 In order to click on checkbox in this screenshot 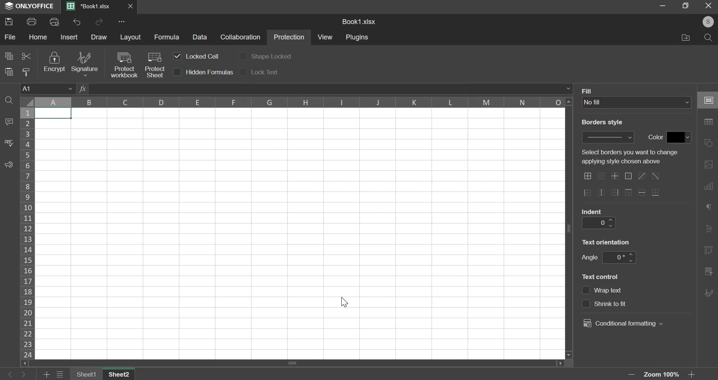, I will do `click(244, 71)`.